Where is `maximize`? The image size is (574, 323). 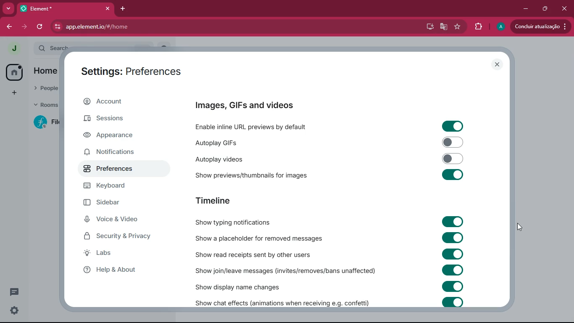
maximize is located at coordinates (545, 8).